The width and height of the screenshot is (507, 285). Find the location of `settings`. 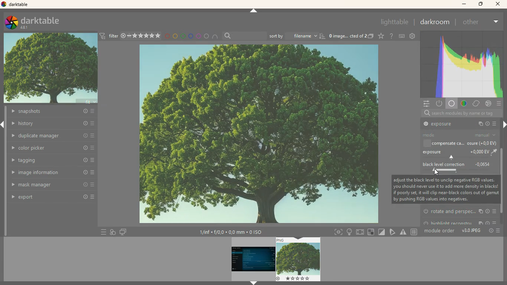

settings is located at coordinates (412, 36).